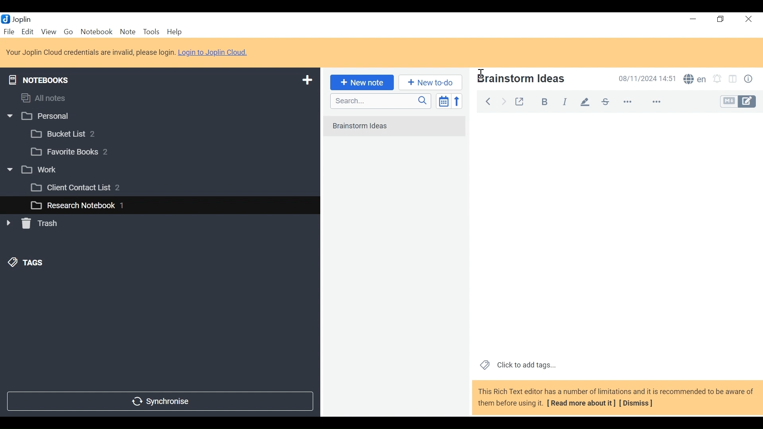 This screenshot has width=763, height=429. I want to click on Notebooks, so click(45, 78).